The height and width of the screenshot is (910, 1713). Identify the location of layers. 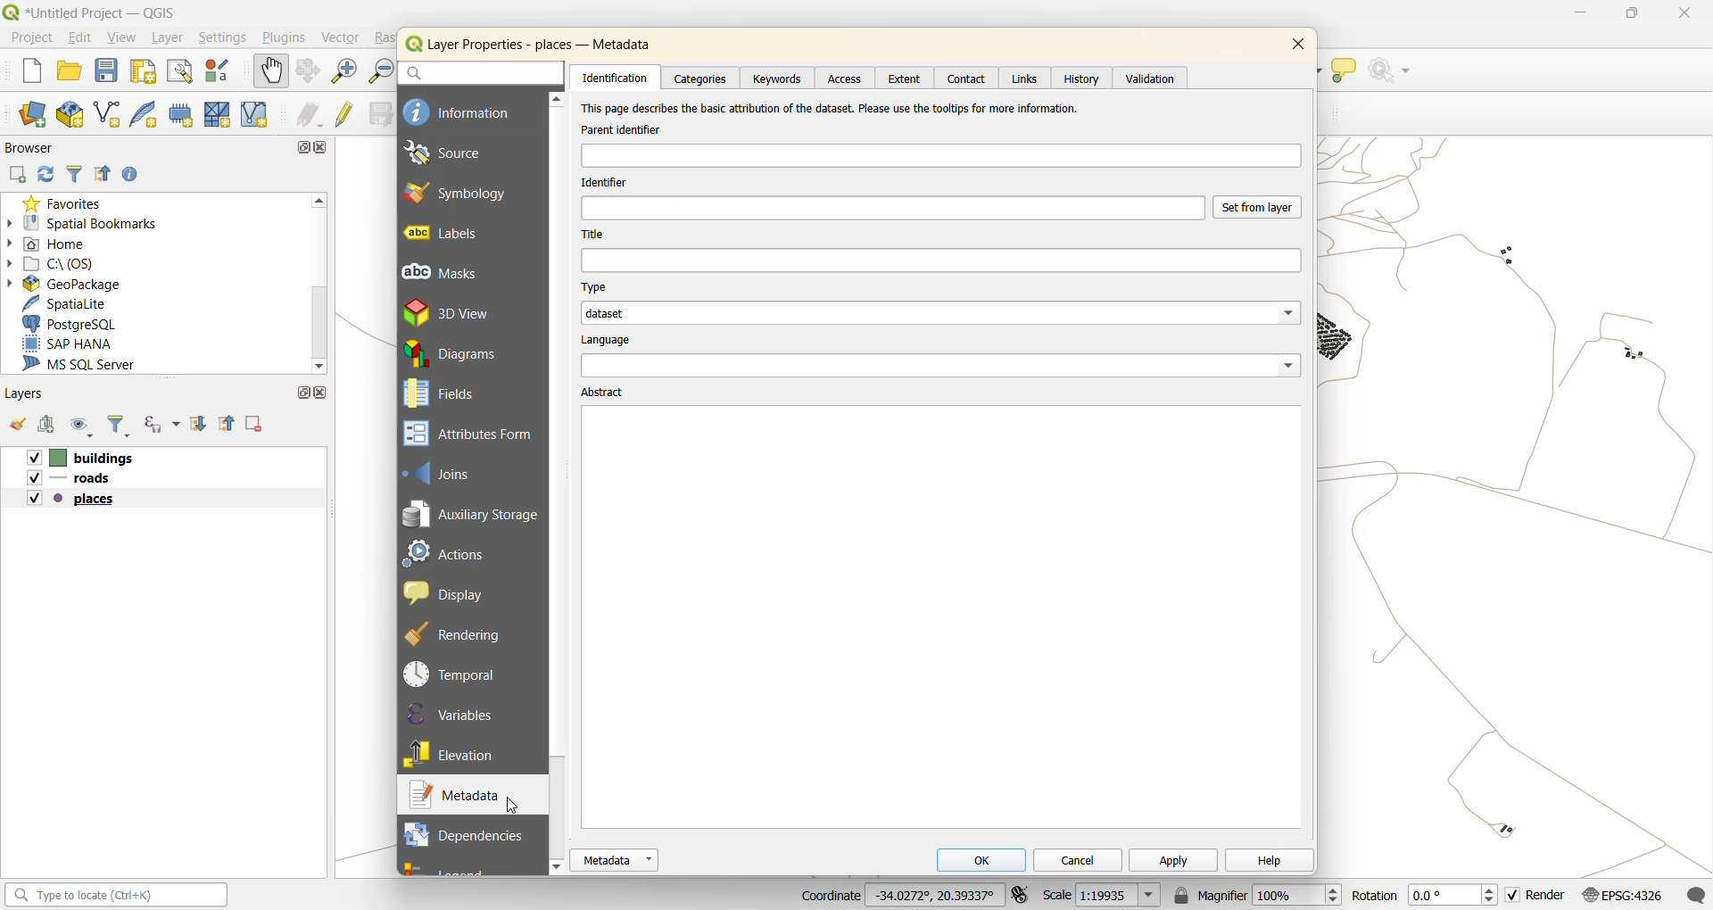
(84, 457).